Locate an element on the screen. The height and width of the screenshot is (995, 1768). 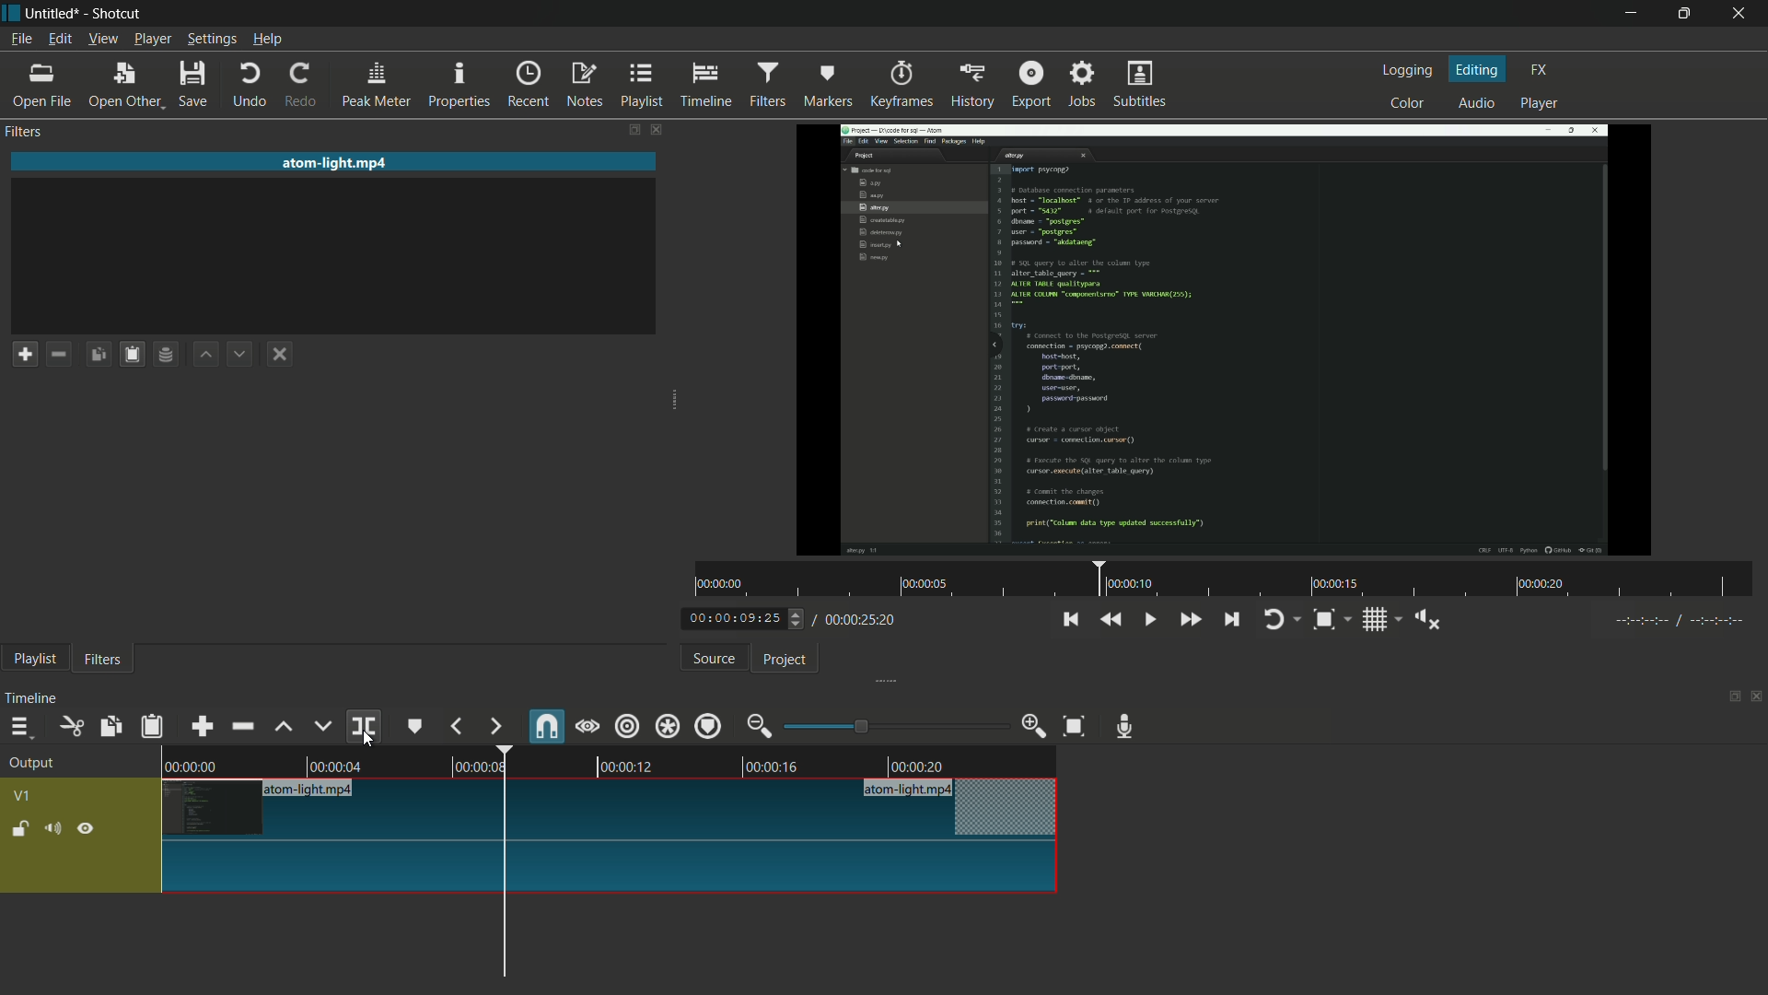
export is located at coordinates (1031, 82).